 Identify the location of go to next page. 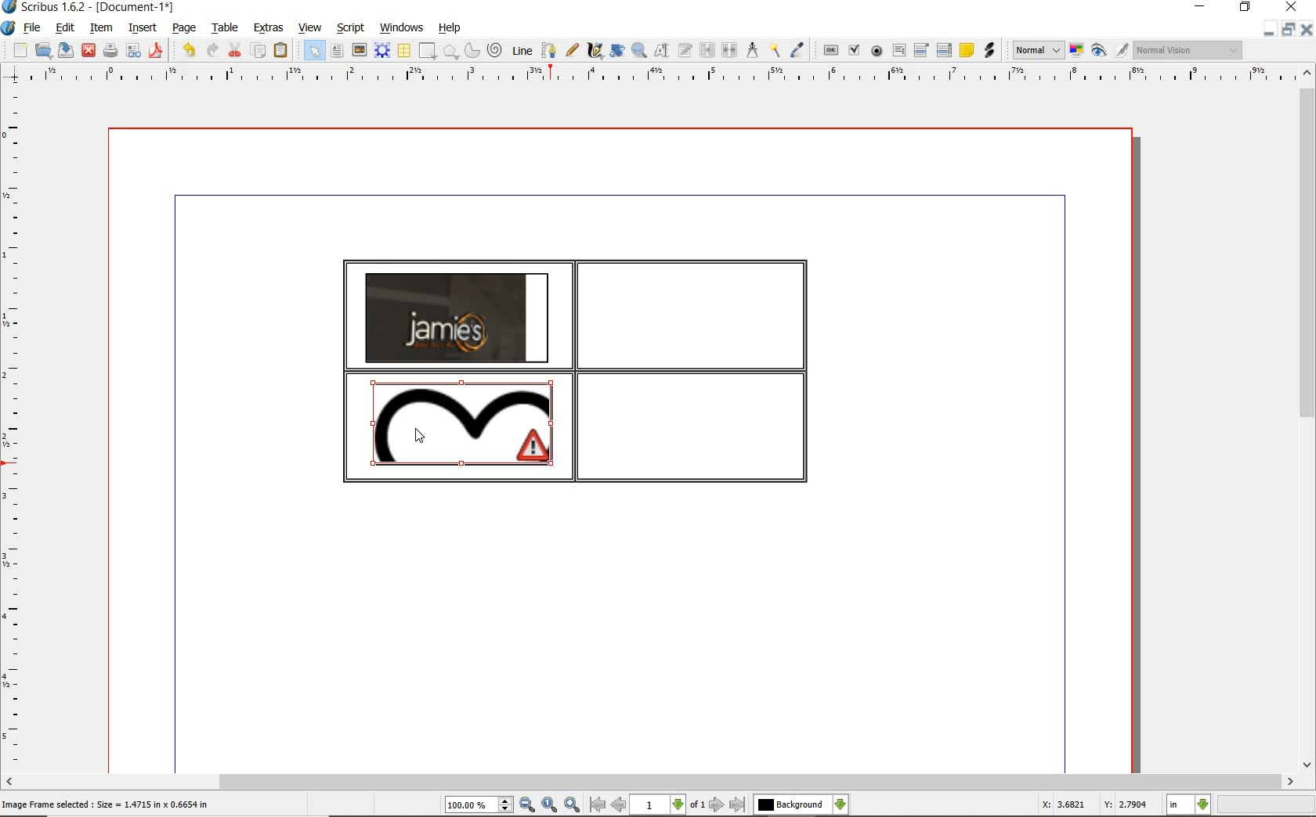
(717, 804).